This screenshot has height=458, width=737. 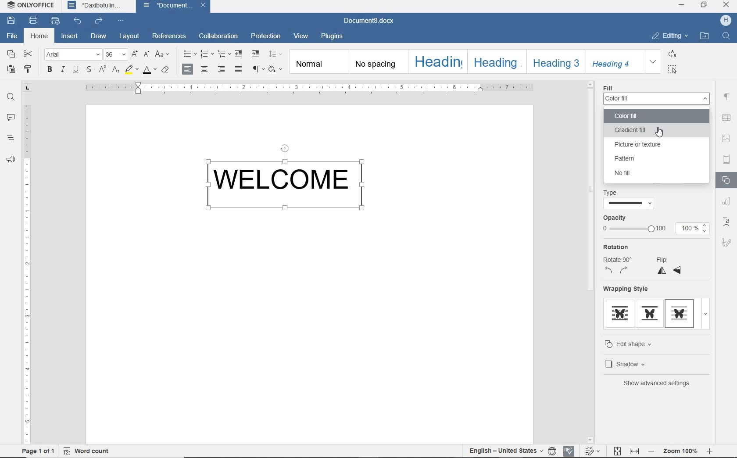 What do you see at coordinates (727, 222) in the screenshot?
I see `TEXT ART` at bounding box center [727, 222].